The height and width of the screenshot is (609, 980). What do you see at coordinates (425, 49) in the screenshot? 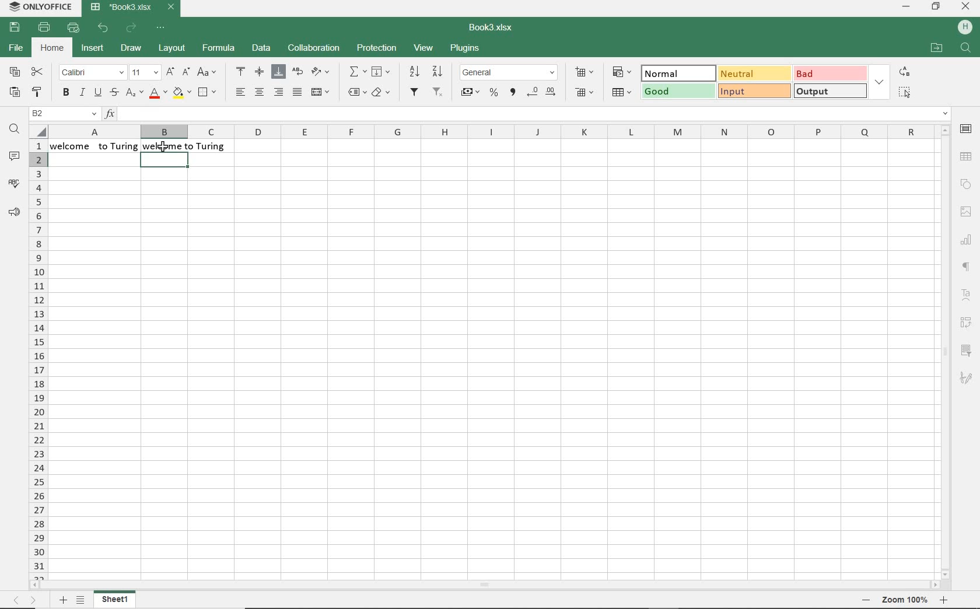
I see `view` at bounding box center [425, 49].